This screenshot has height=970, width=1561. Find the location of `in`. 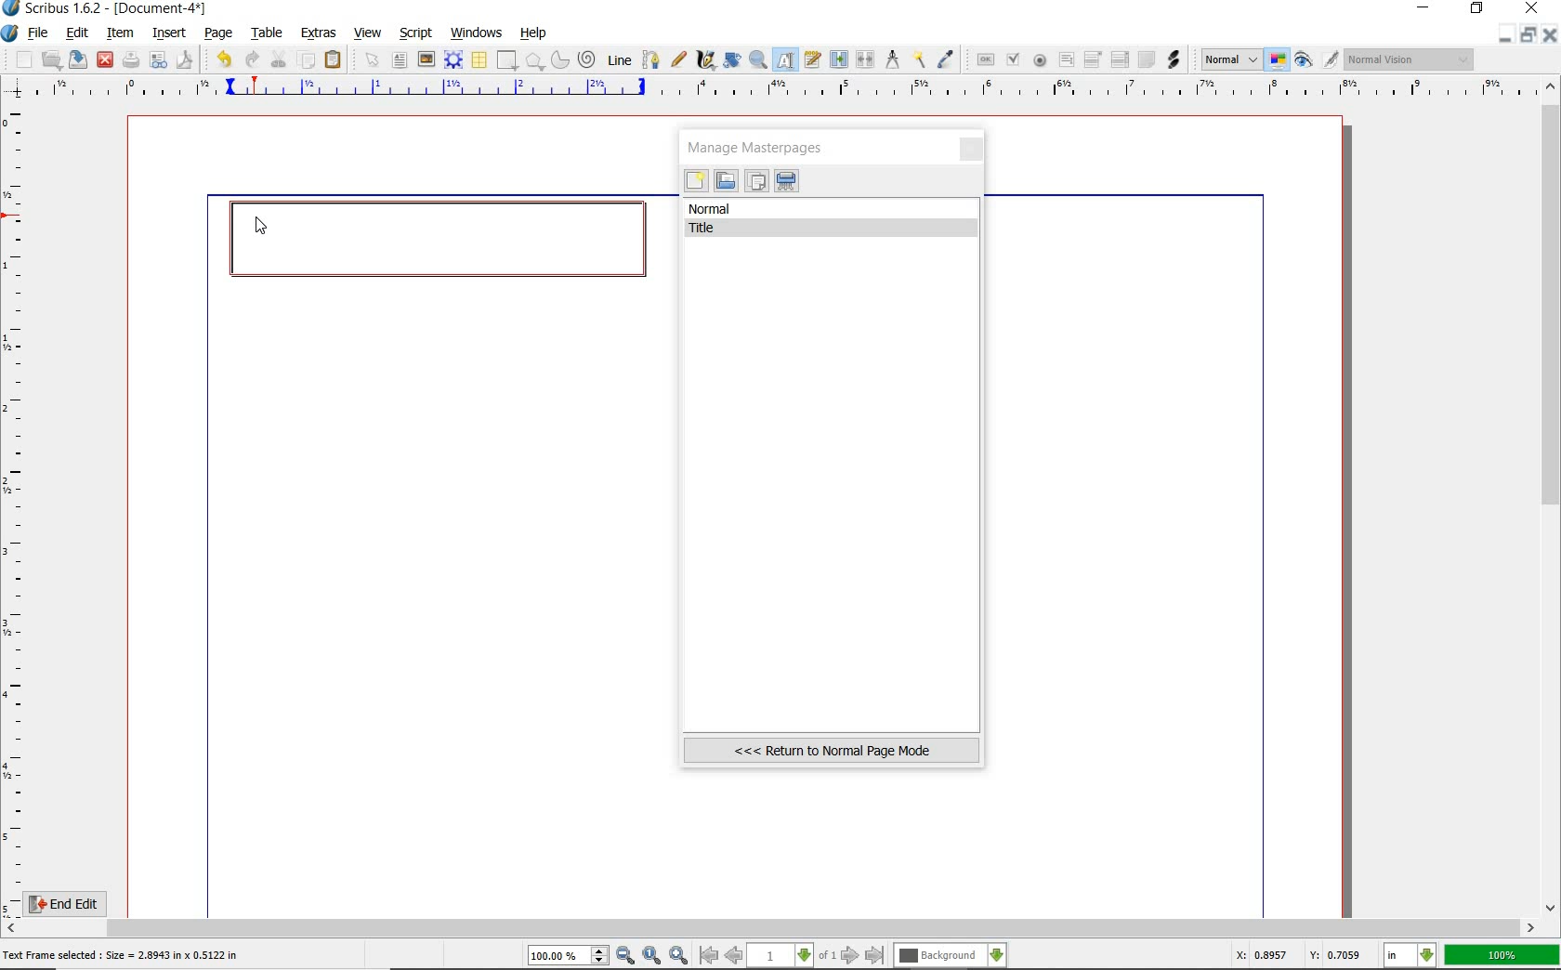

in is located at coordinates (1410, 956).